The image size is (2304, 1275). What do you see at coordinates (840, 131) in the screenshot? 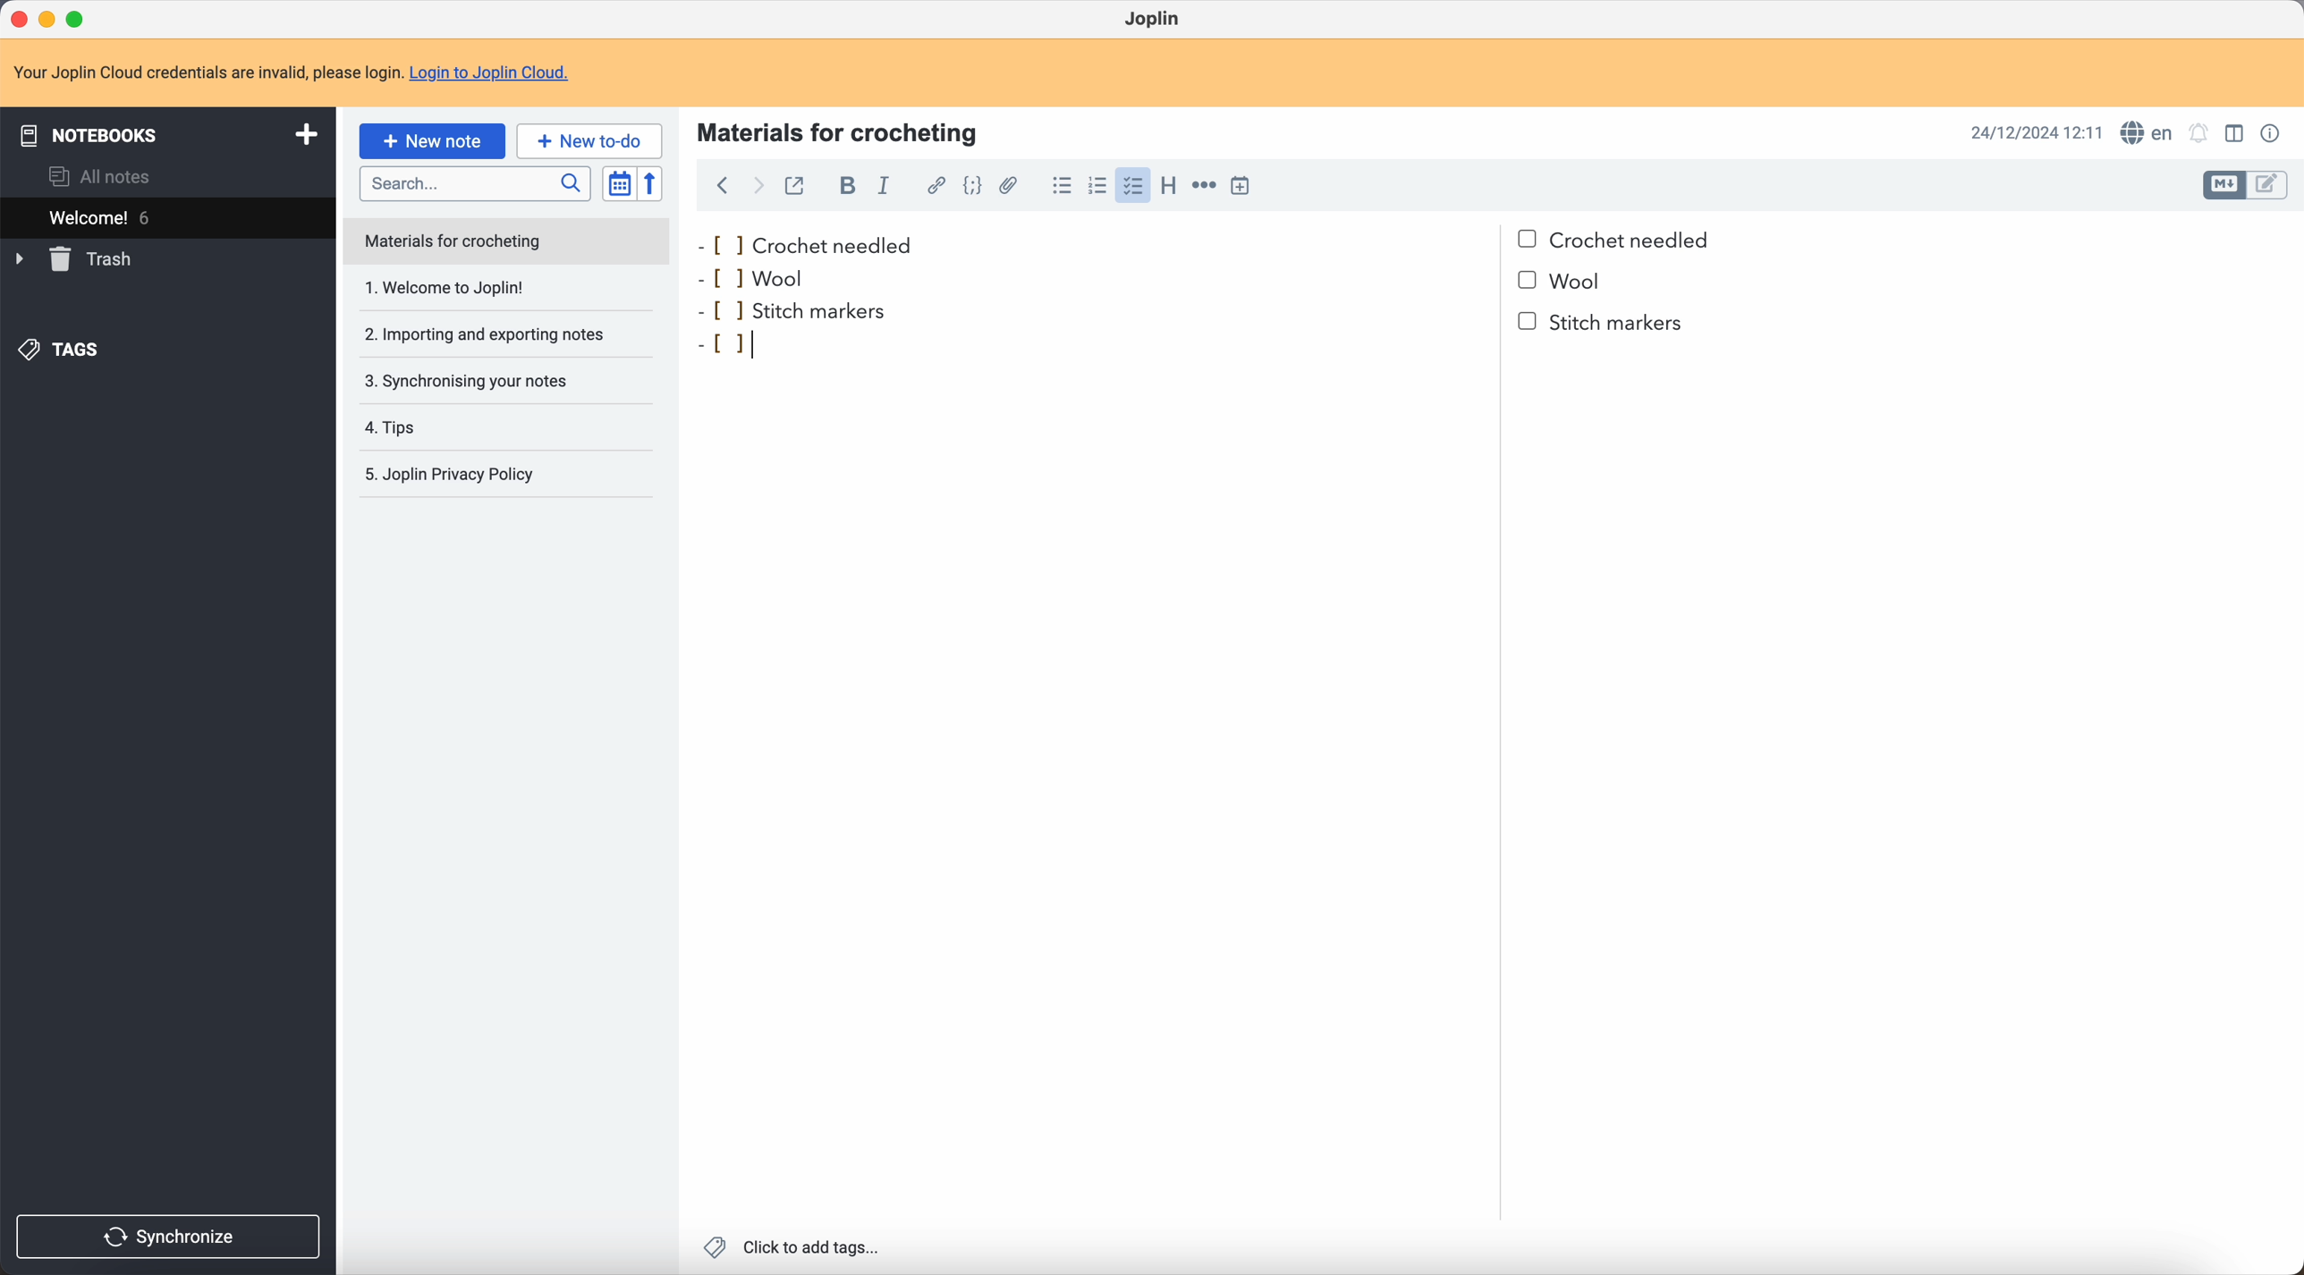
I see `materials for crocheting` at bounding box center [840, 131].